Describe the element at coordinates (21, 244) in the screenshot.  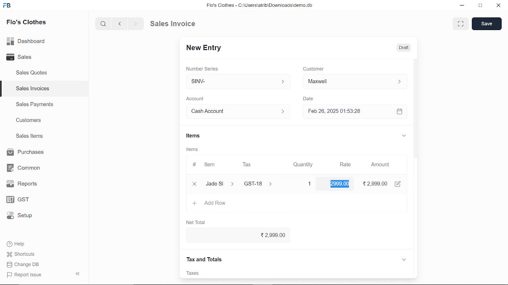
I see `Help` at that location.